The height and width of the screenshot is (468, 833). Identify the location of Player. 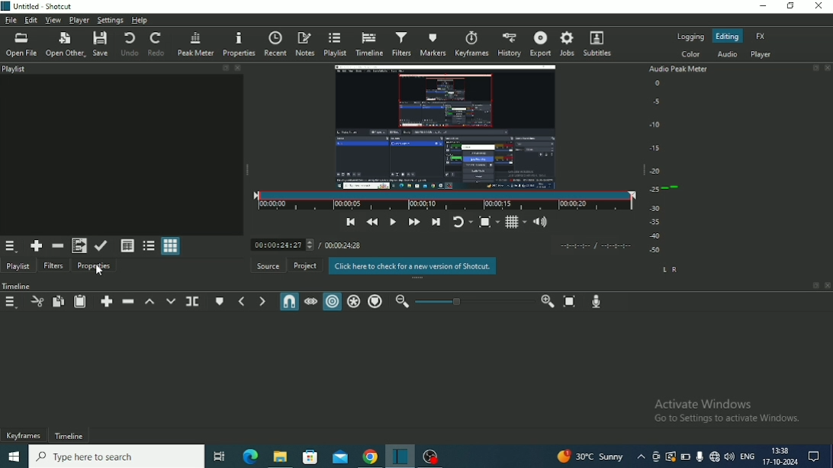
(761, 54).